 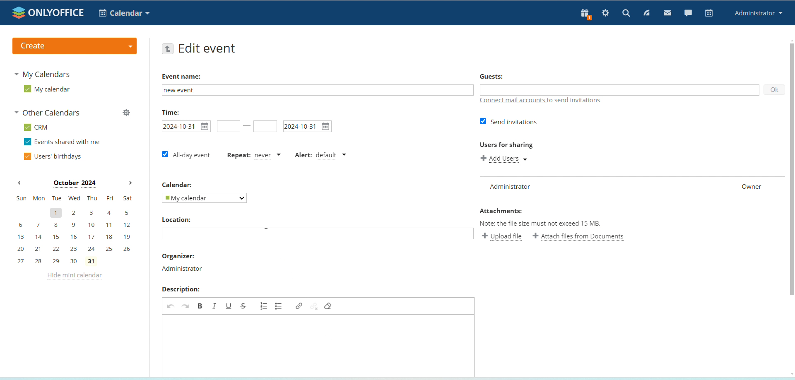 I want to click on event repetition, so click(x=254, y=156).